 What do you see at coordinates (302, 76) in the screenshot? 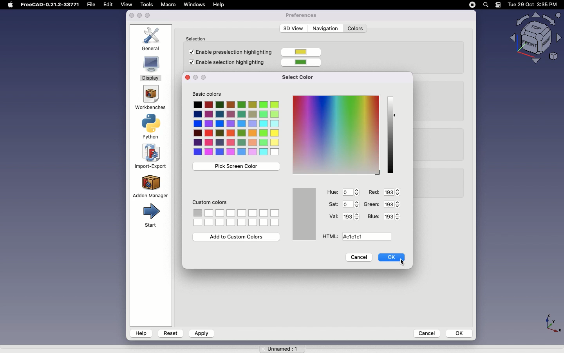
I see `Select color` at bounding box center [302, 76].